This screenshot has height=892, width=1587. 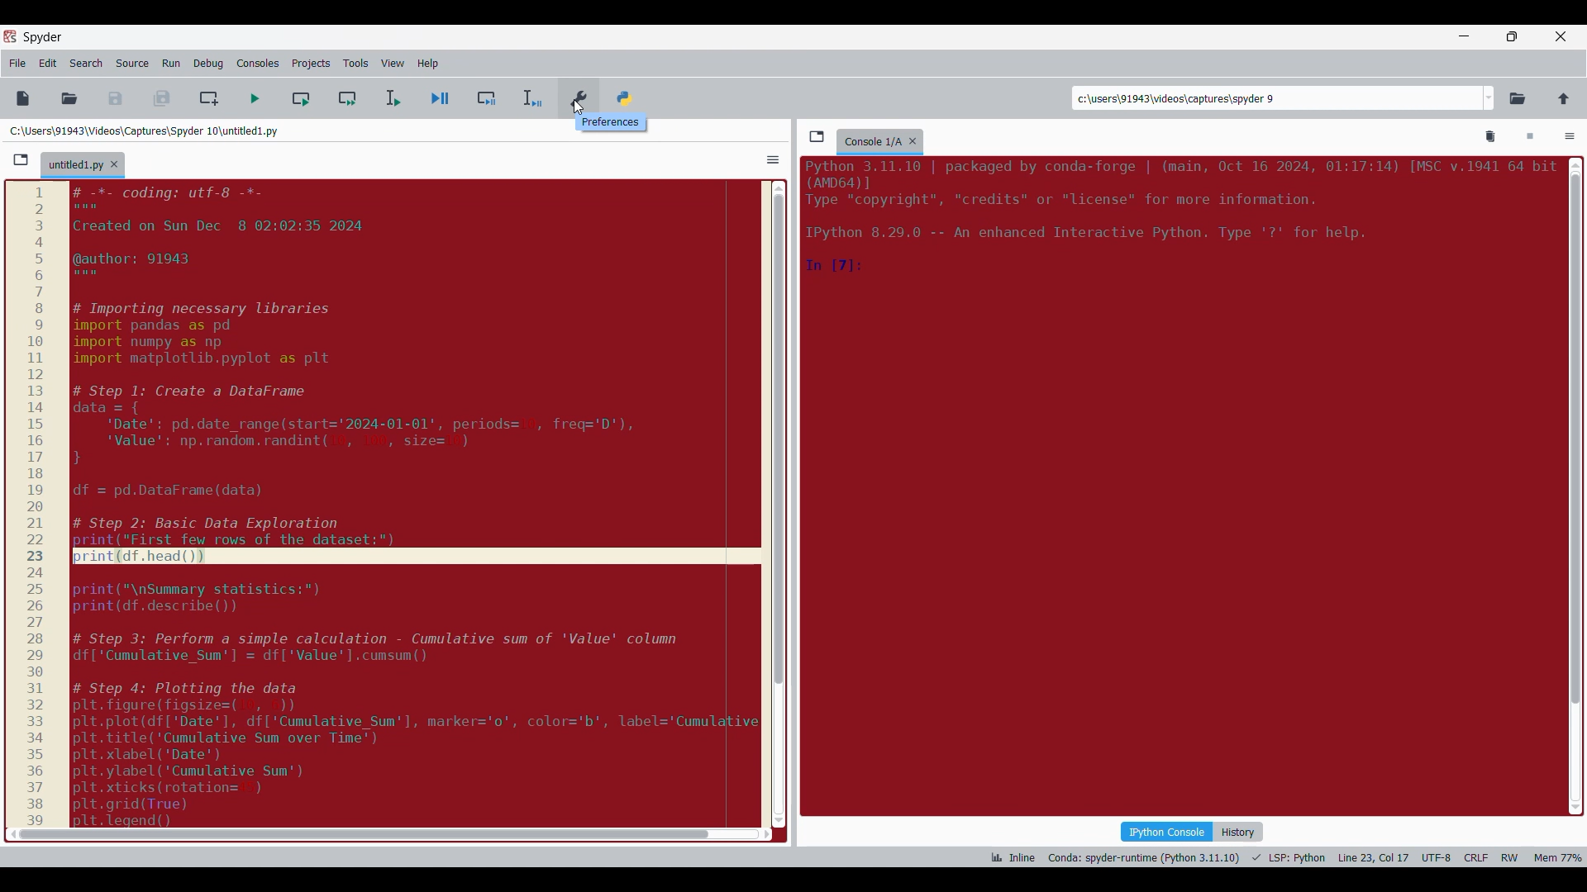 What do you see at coordinates (1576, 486) in the screenshot?
I see `Vertical slide bar` at bounding box center [1576, 486].